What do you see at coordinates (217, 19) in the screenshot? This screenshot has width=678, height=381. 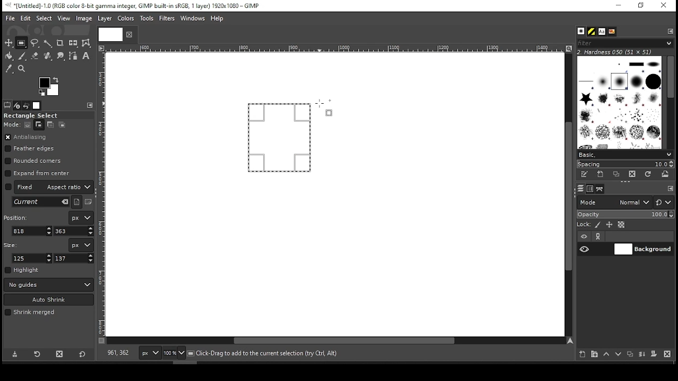 I see `help` at bounding box center [217, 19].